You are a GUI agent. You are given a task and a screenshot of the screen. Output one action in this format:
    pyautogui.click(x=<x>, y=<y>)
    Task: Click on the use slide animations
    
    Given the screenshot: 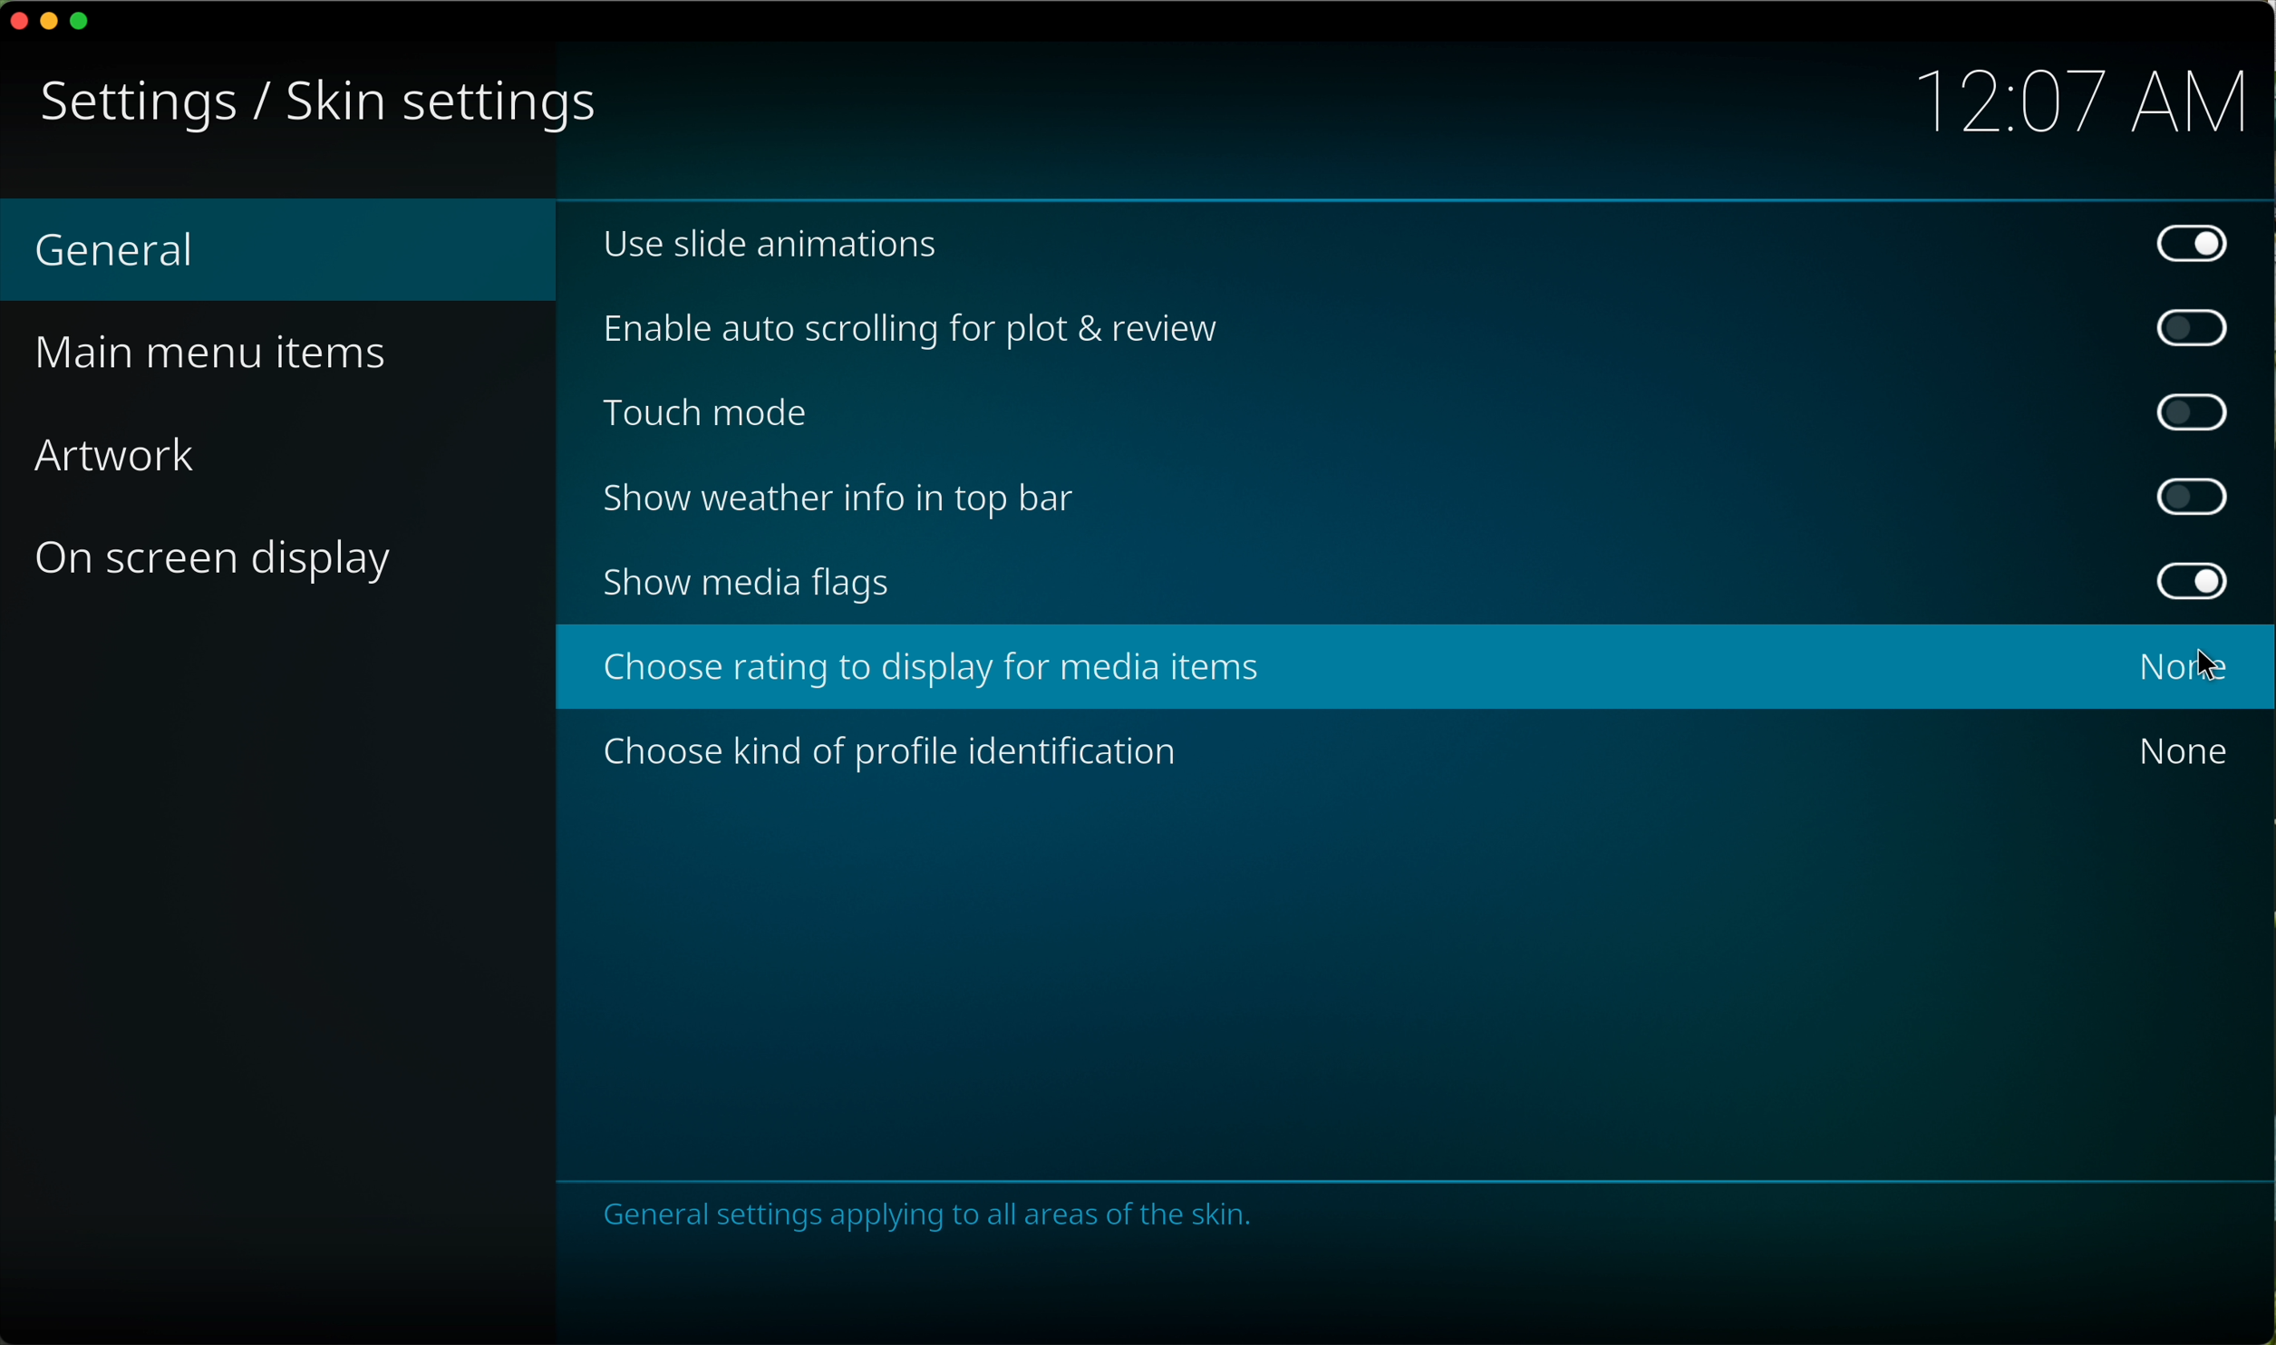 What is the action you would take?
    pyautogui.click(x=1419, y=244)
    